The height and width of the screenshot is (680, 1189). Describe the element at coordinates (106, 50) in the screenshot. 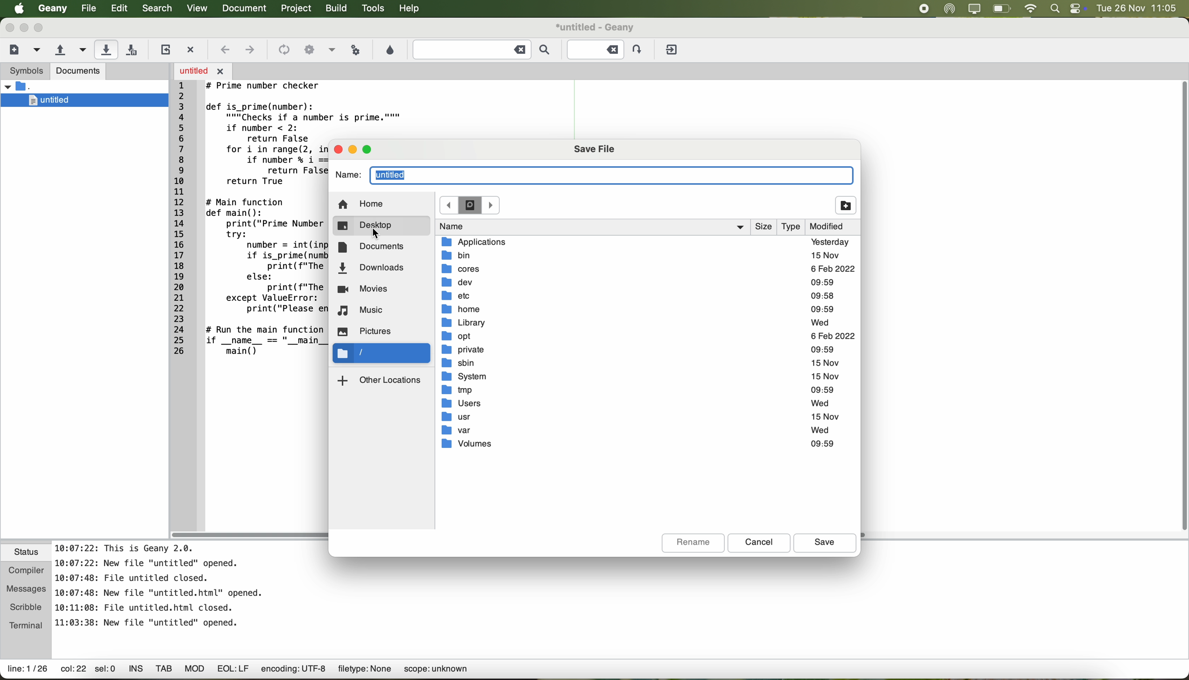

I see `click on save the current file` at that location.